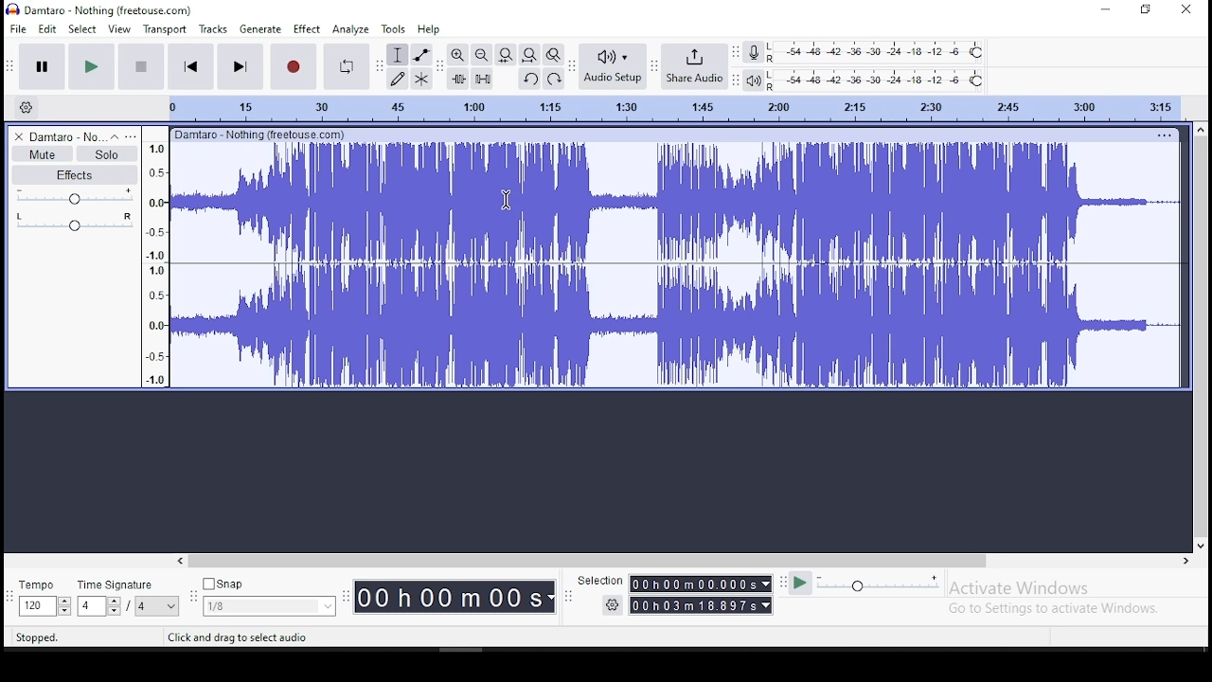  What do you see at coordinates (394, 28) in the screenshot?
I see `tools` at bounding box center [394, 28].